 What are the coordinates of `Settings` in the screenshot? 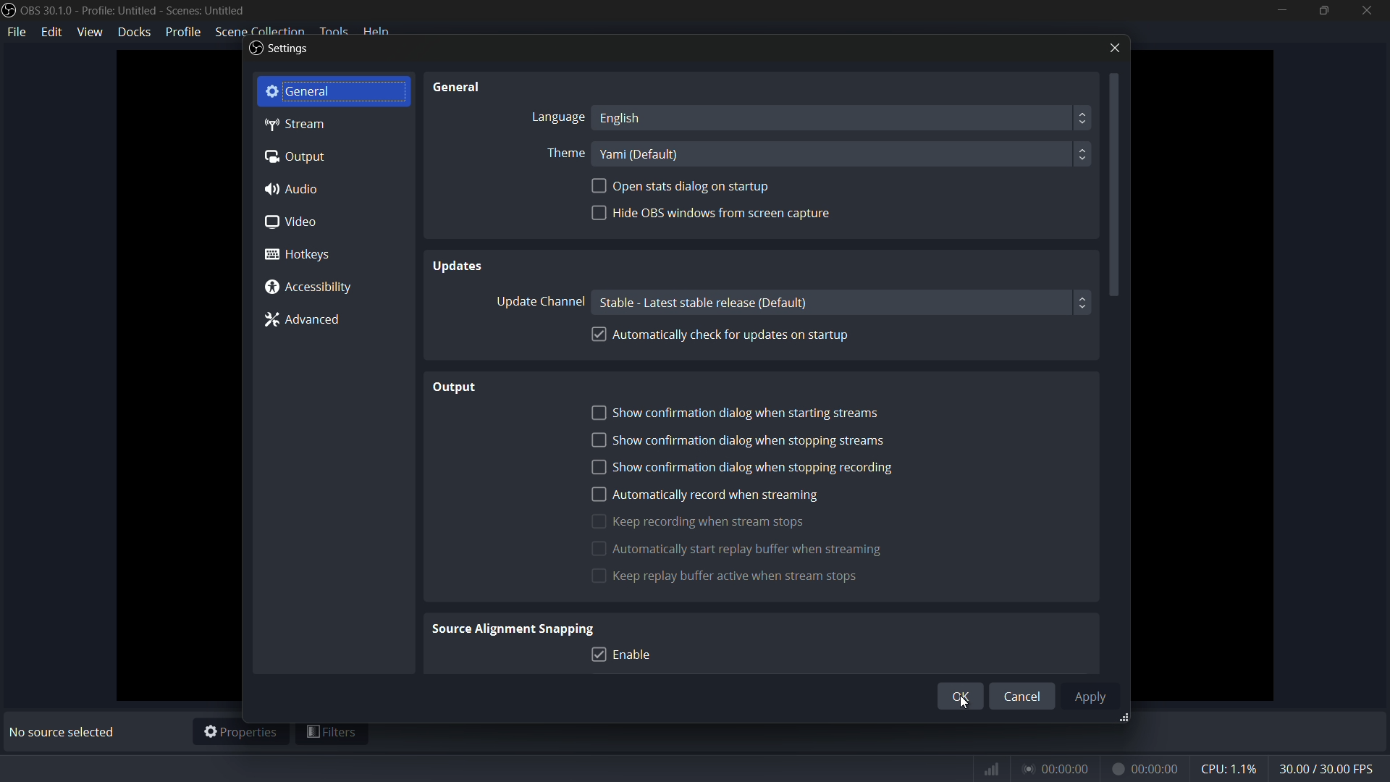 It's located at (279, 51).